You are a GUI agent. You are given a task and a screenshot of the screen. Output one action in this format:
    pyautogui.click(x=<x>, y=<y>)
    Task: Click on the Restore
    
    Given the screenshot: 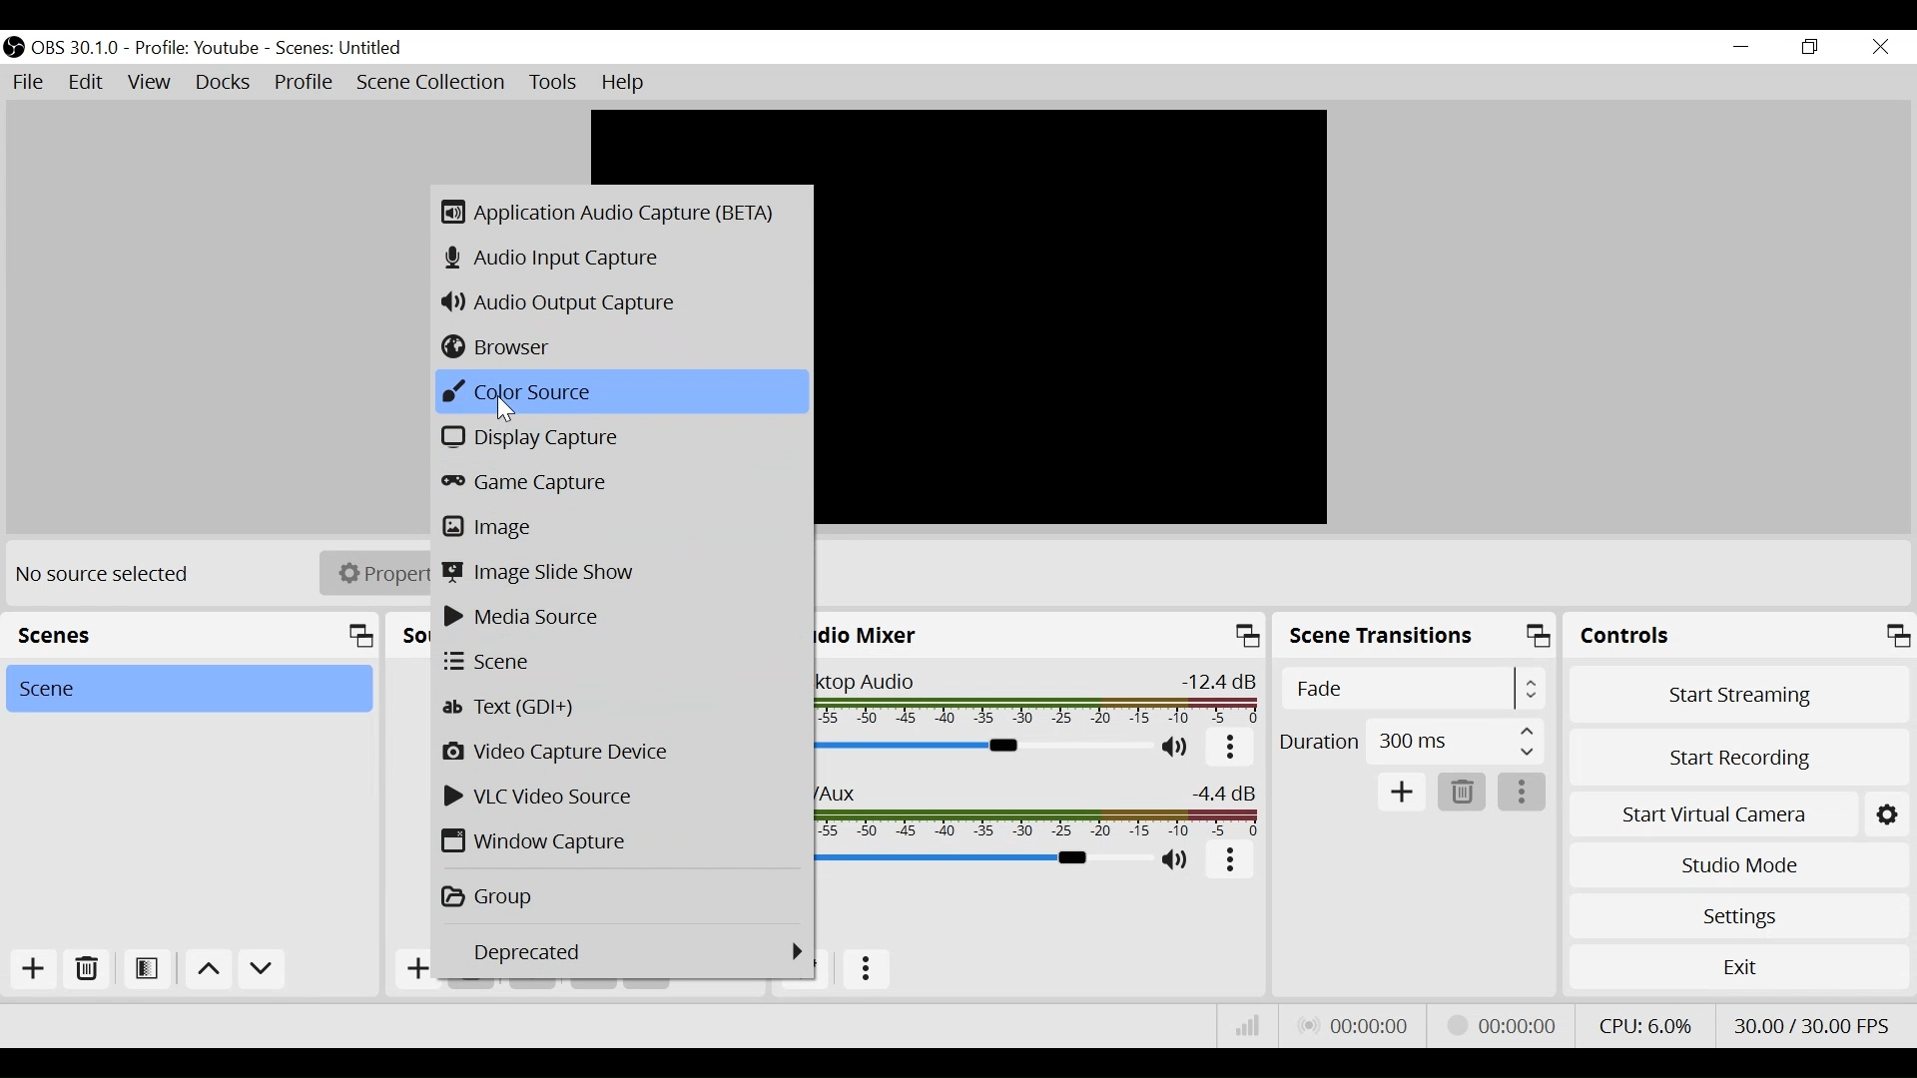 What is the action you would take?
    pyautogui.click(x=1816, y=47)
    